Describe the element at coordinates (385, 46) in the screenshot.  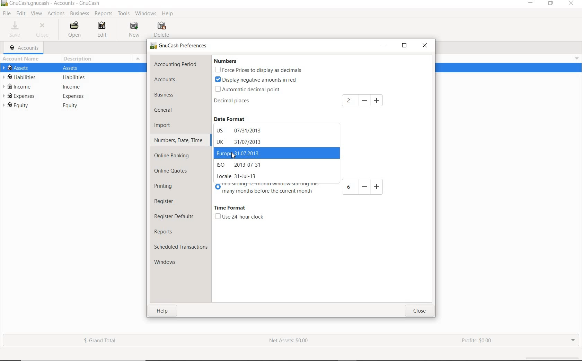
I see `minimize` at that location.